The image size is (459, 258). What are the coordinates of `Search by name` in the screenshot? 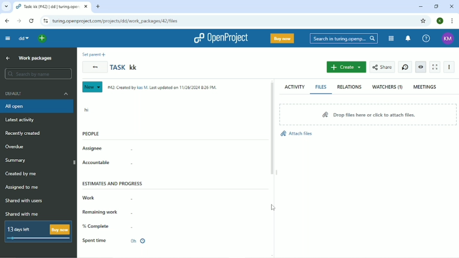 It's located at (37, 74).